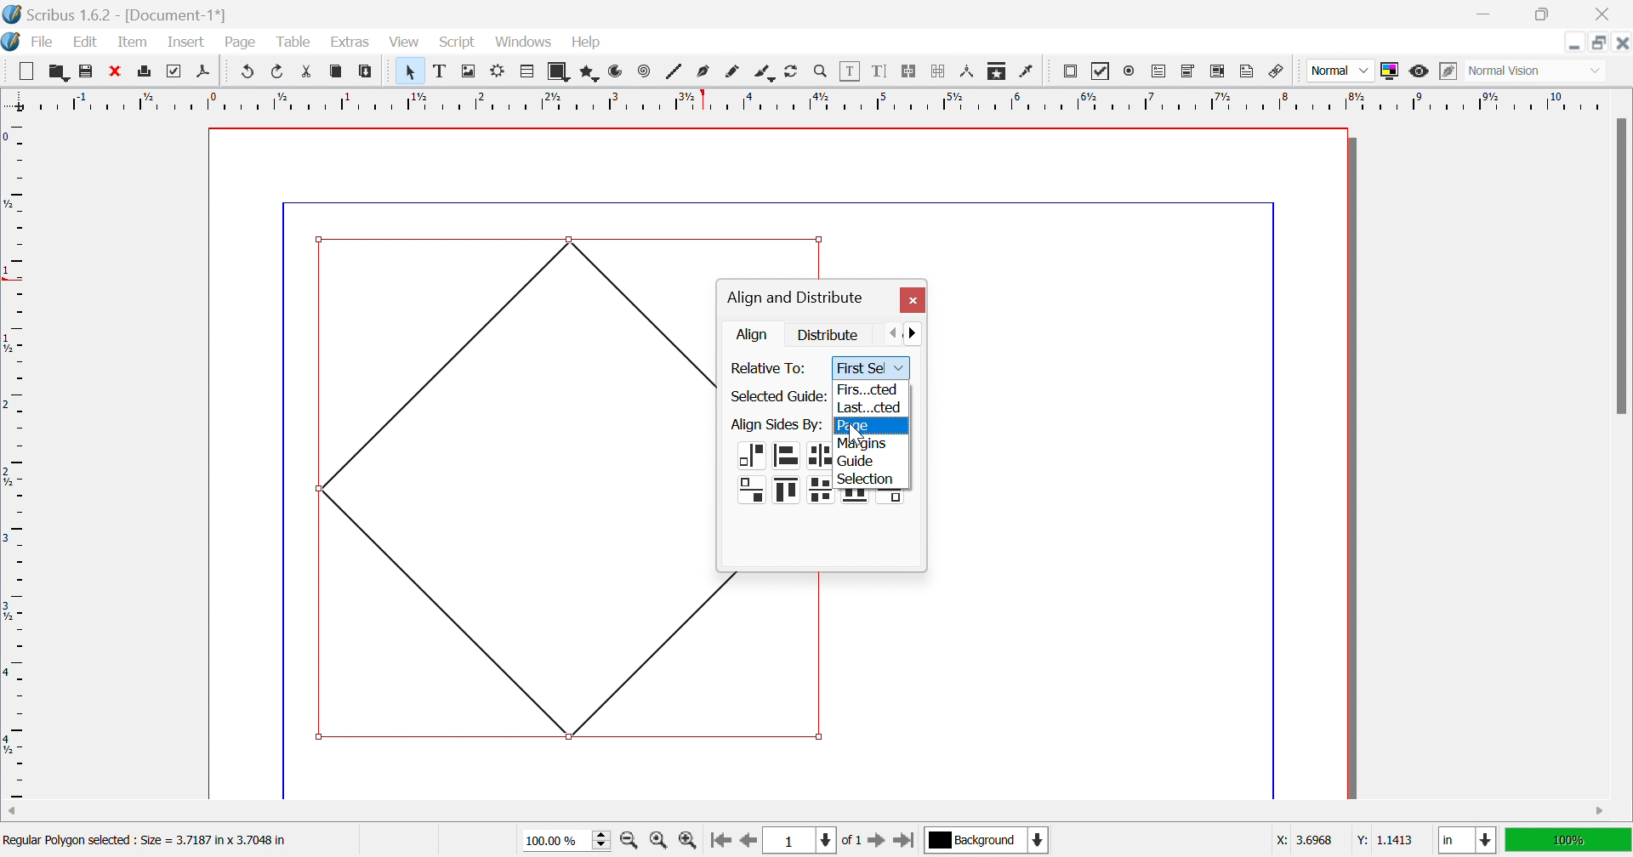 This screenshot has height=857, width=1633. What do you see at coordinates (857, 462) in the screenshot?
I see `Guide` at bounding box center [857, 462].